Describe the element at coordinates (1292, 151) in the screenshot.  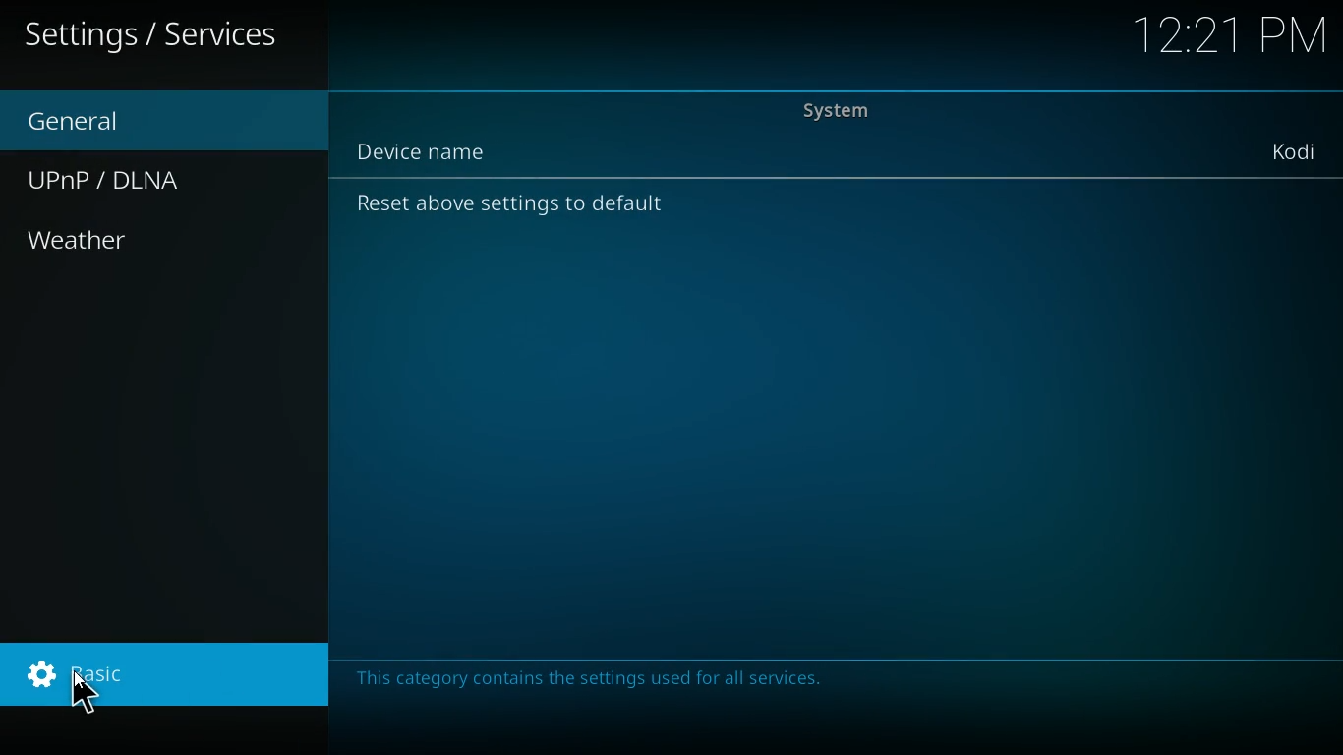
I see `device name` at that location.